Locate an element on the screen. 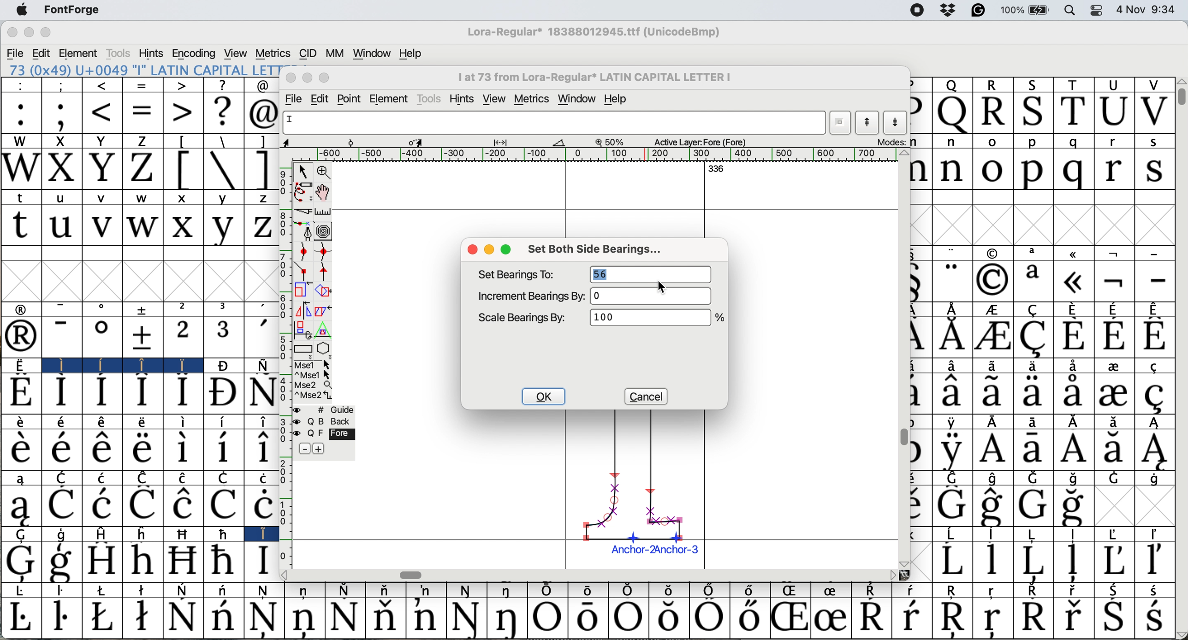 This screenshot has width=1188, height=640. @ is located at coordinates (262, 114).